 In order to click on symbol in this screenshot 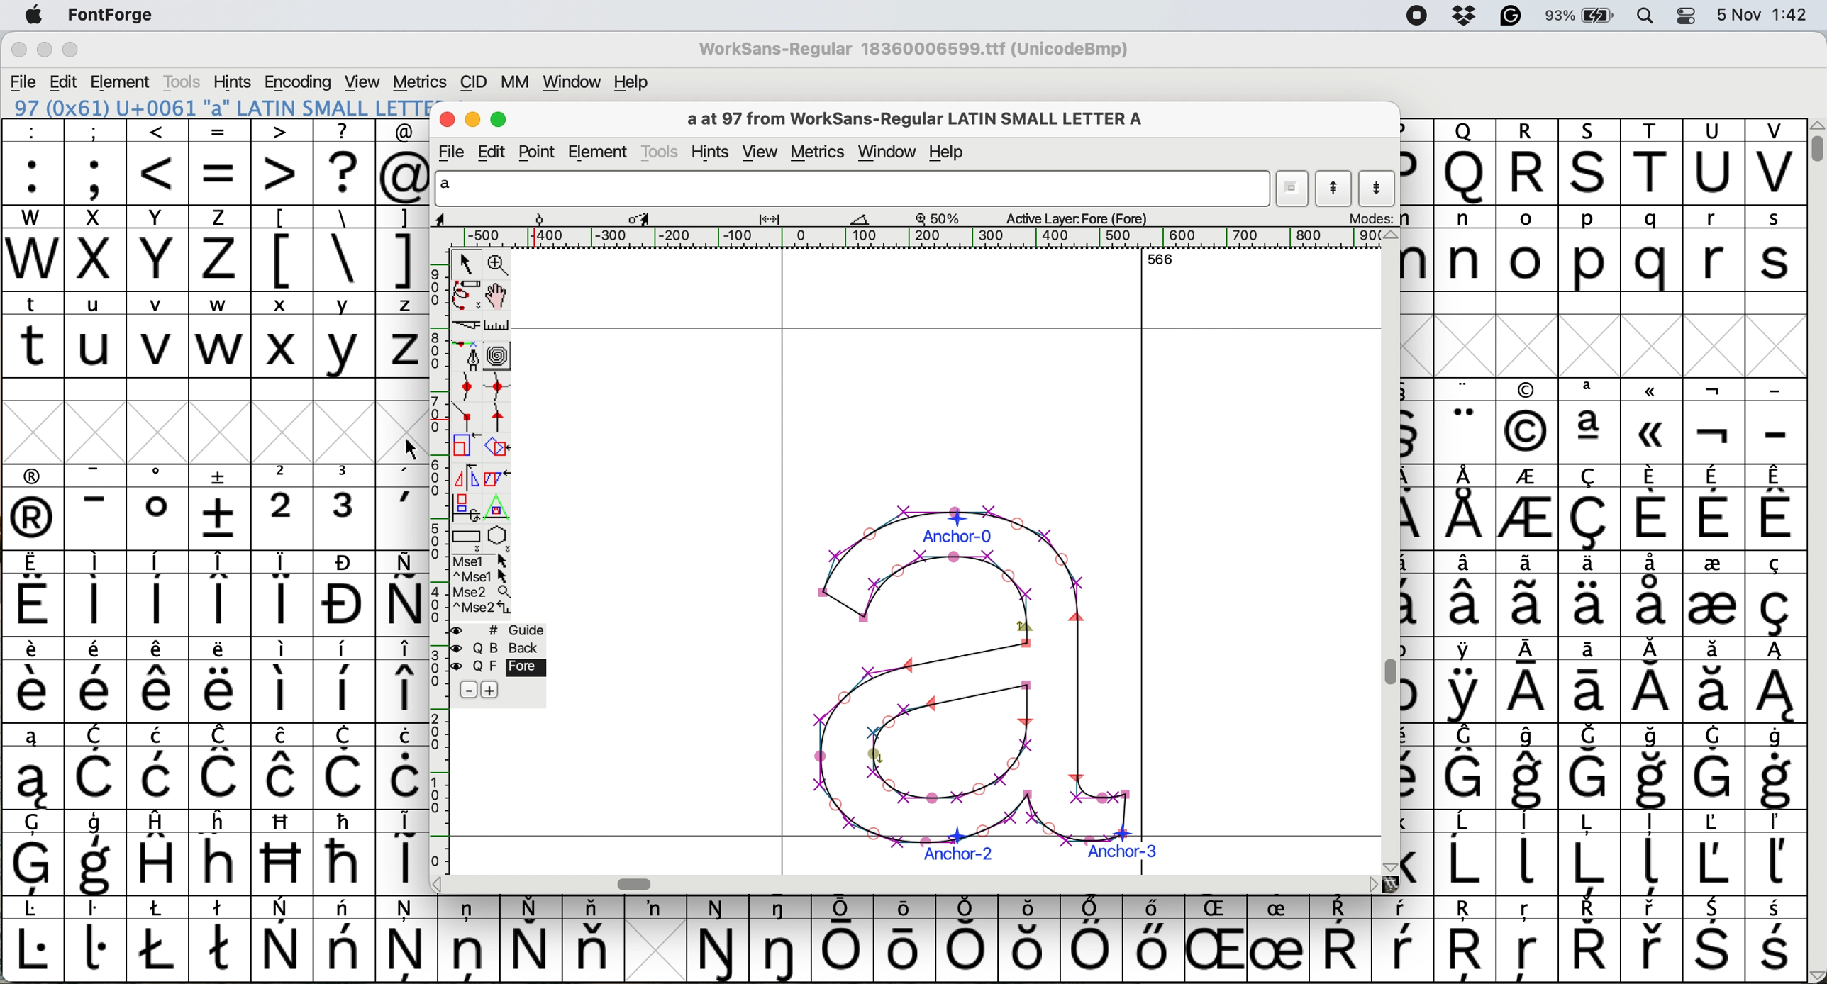, I will do `click(1716, 423)`.